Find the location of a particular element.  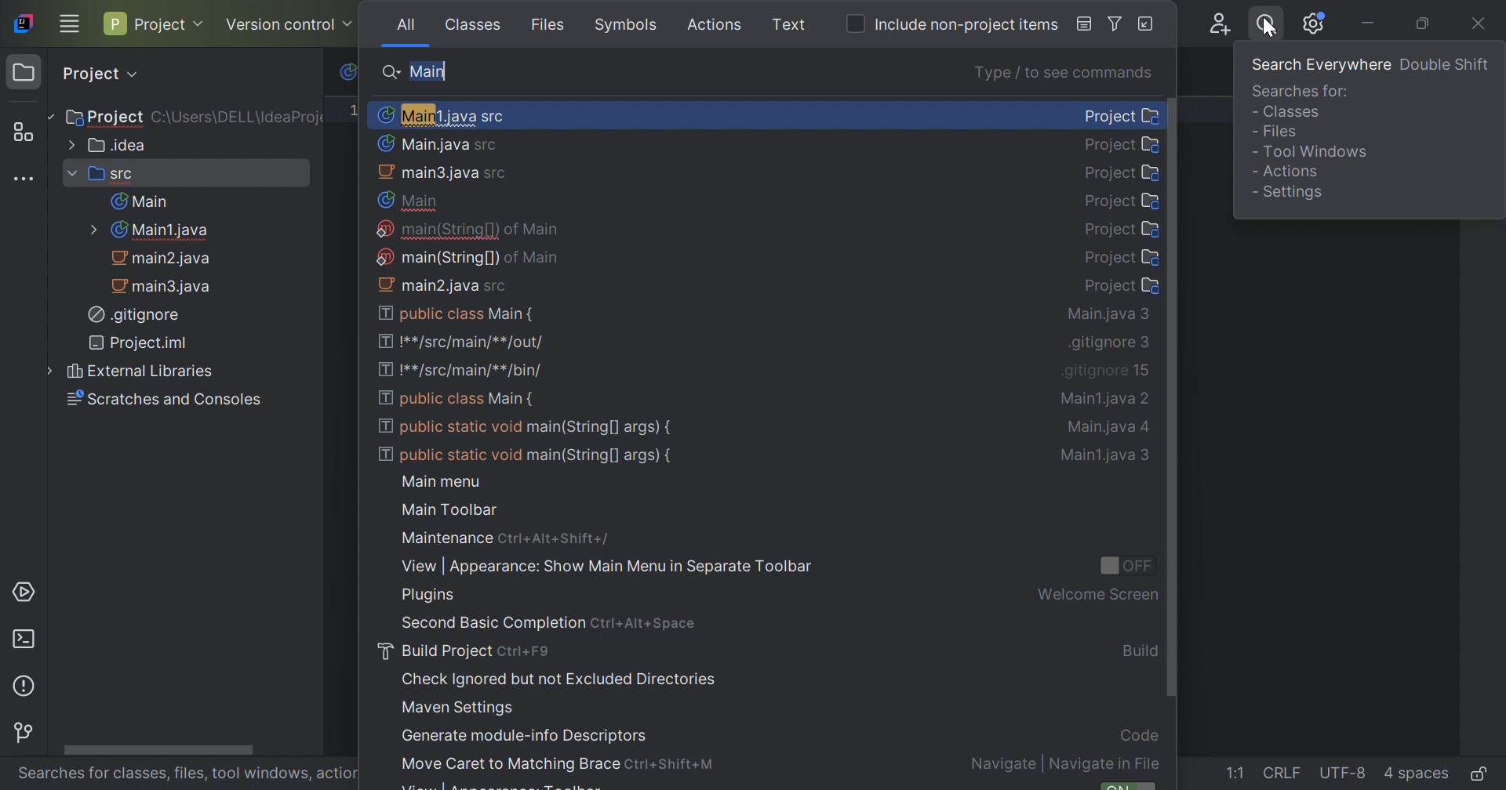

Main.java4 is located at coordinates (1111, 429).